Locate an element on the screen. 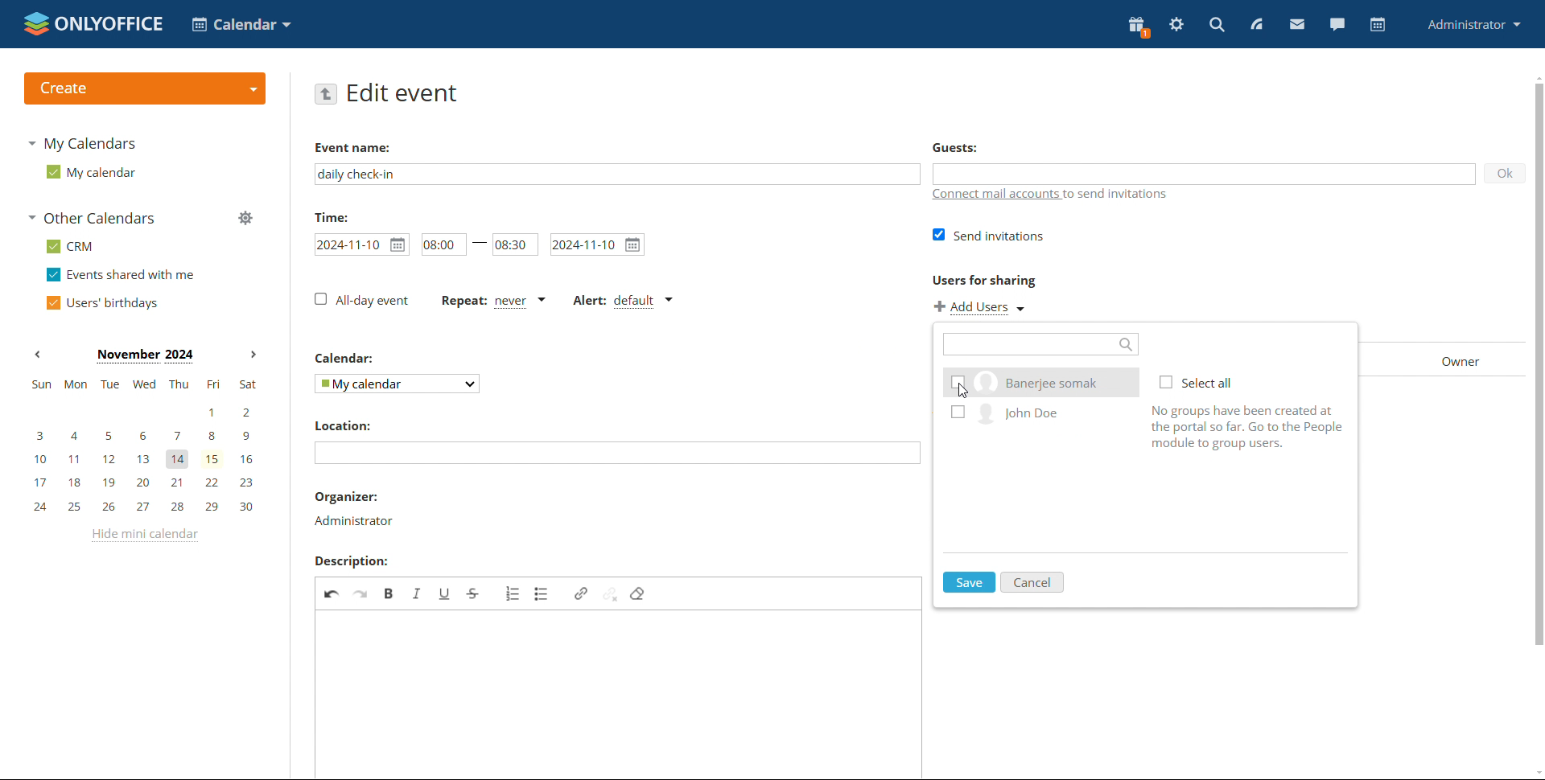  search user is located at coordinates (1040, 343).